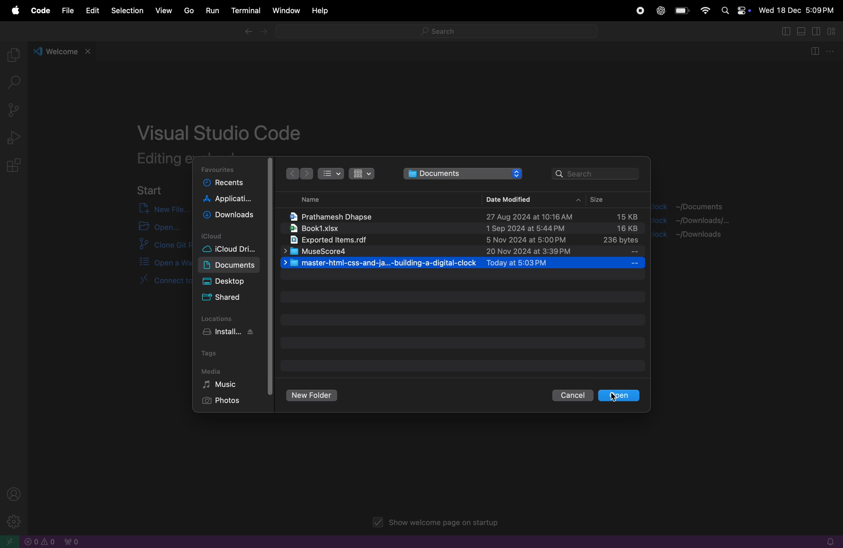  What do you see at coordinates (150, 189) in the screenshot?
I see `start` at bounding box center [150, 189].